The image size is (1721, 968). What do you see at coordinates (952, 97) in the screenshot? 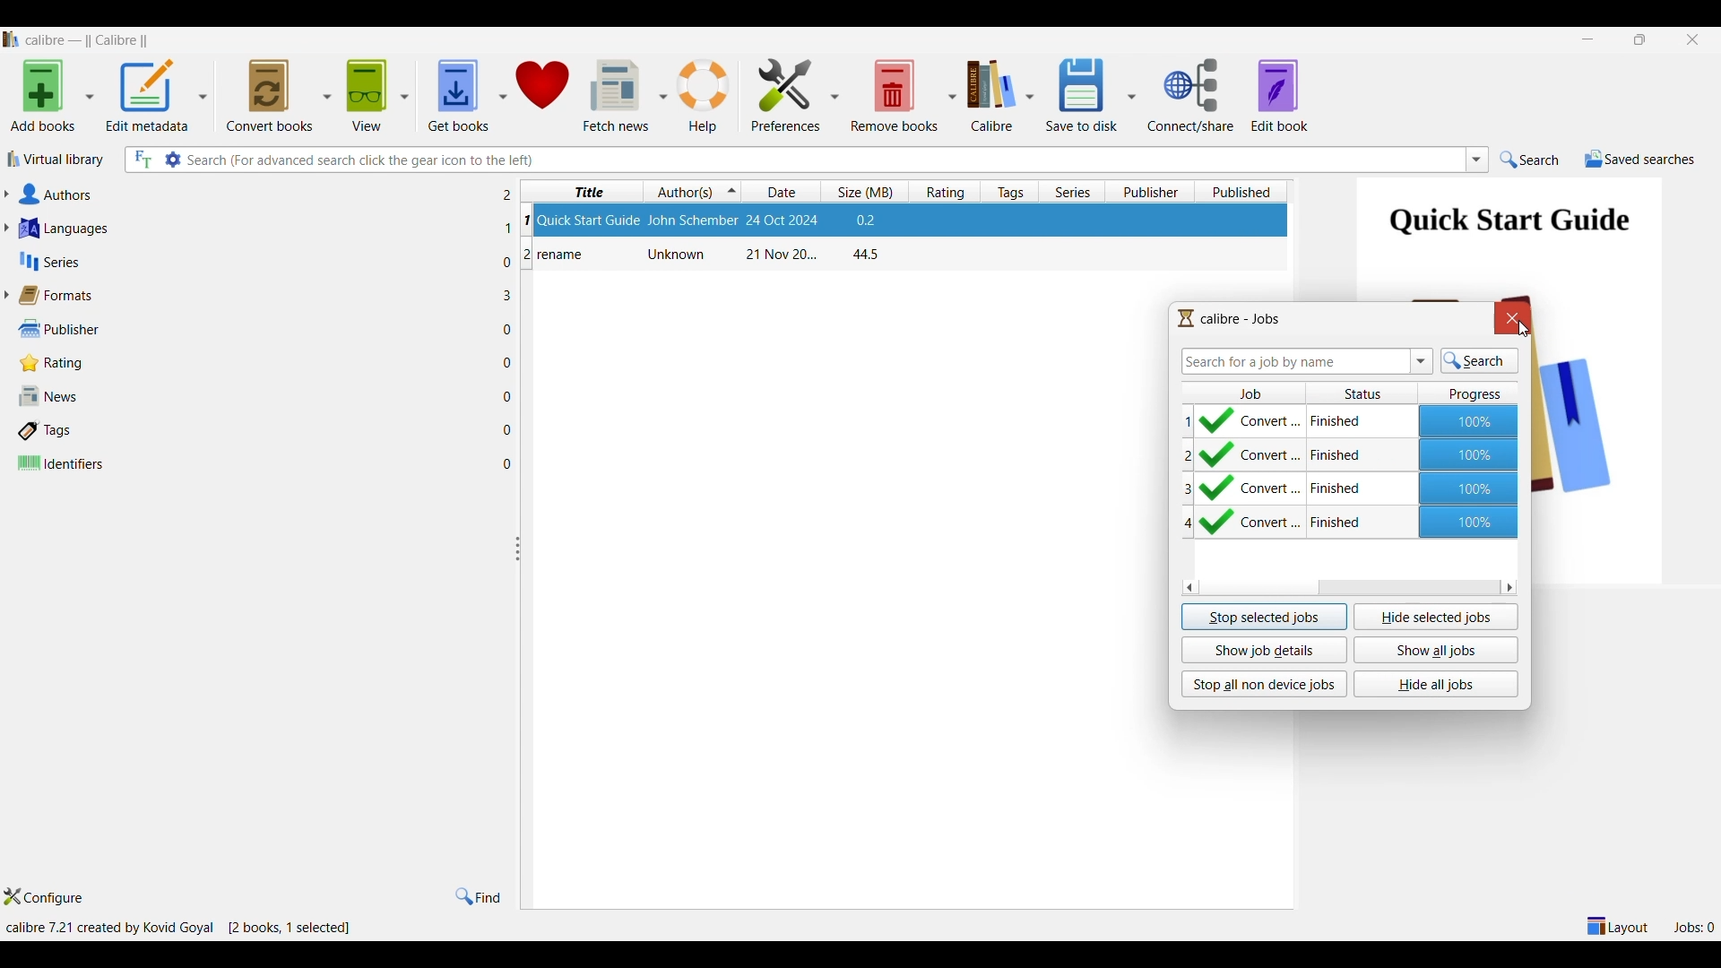
I see `Remove book options` at bounding box center [952, 97].